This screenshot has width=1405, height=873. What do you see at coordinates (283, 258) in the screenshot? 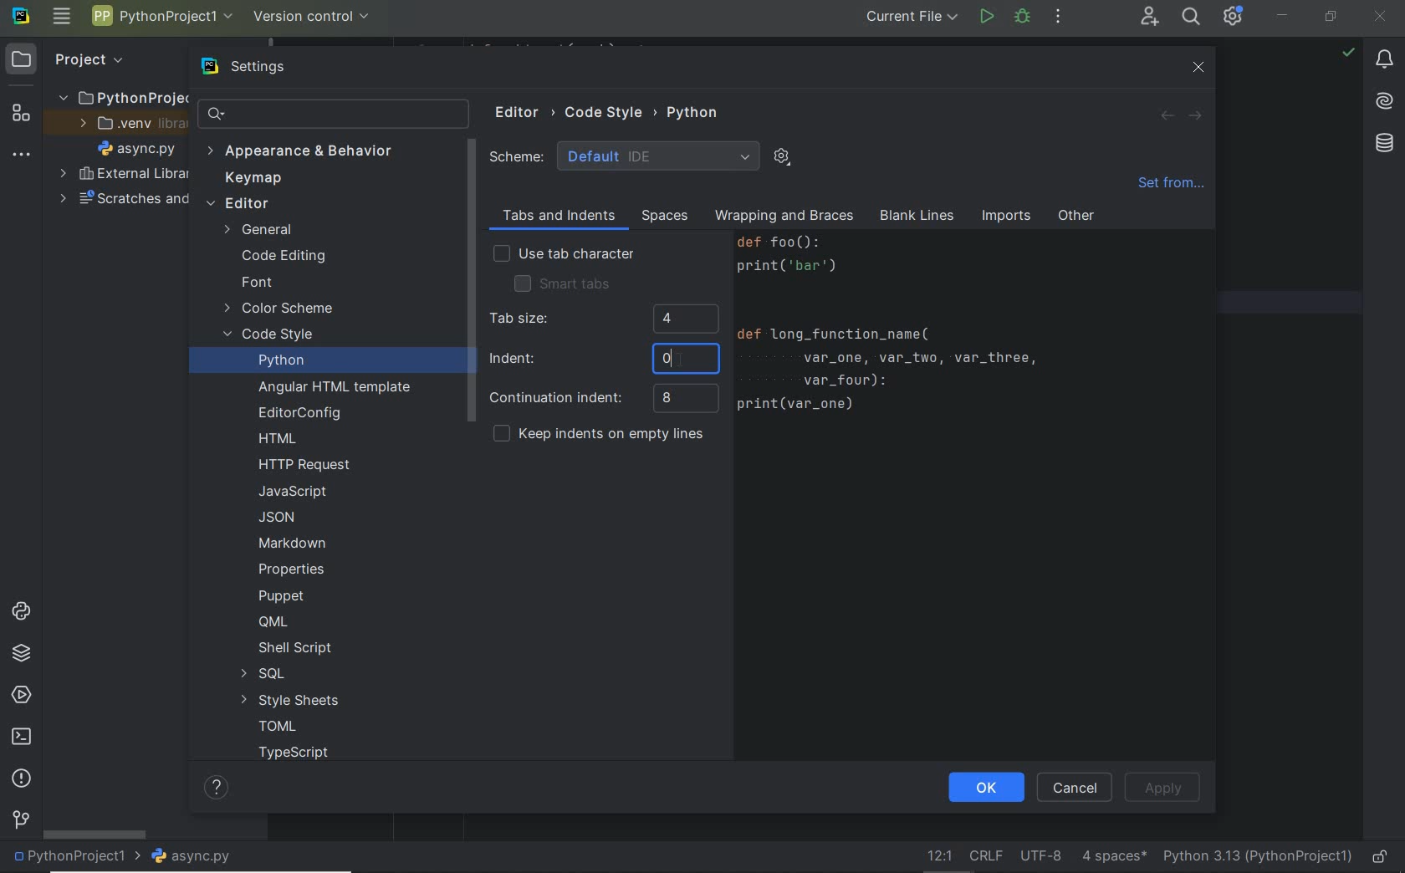
I see `code editing` at bounding box center [283, 258].